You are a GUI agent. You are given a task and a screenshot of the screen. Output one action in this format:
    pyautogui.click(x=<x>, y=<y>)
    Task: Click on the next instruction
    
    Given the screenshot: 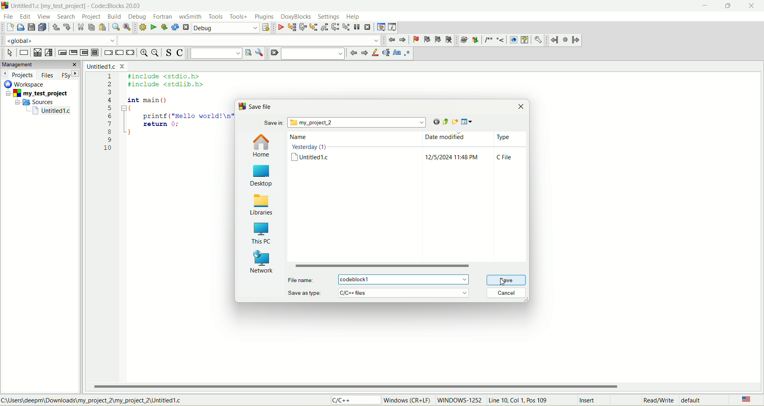 What is the action you would take?
    pyautogui.click(x=335, y=27)
    